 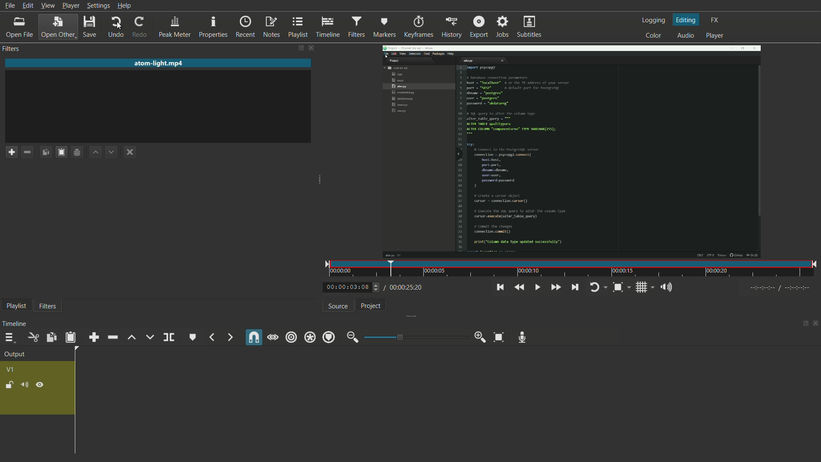 I want to click on Settings, so click(x=99, y=6).